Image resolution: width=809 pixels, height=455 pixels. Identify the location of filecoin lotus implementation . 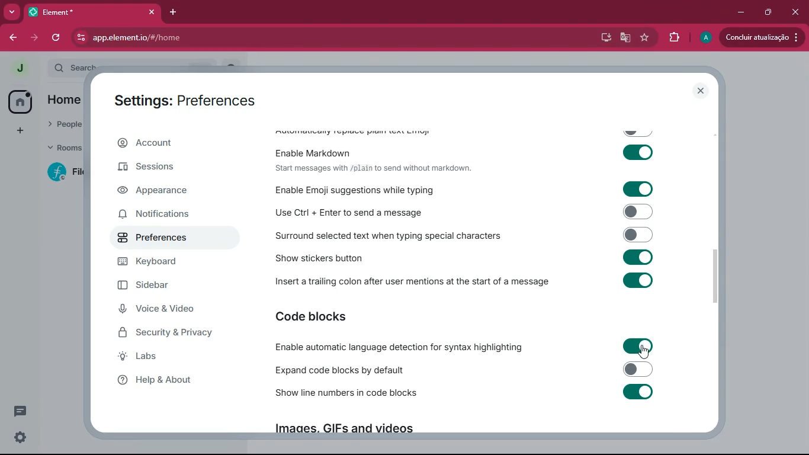
(68, 174).